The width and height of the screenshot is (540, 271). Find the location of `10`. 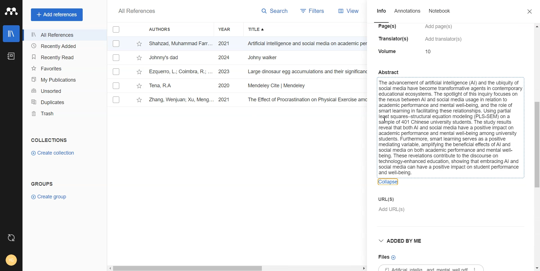

10 is located at coordinates (430, 51).